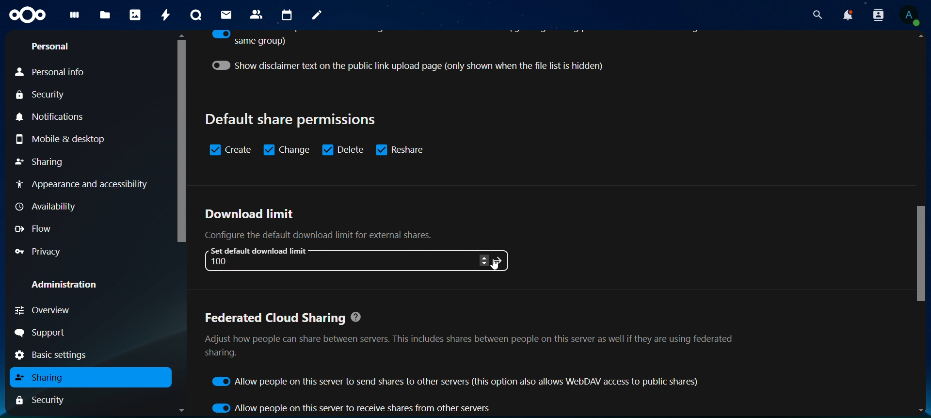 Image resolution: width=931 pixels, height=418 pixels. Describe the element at coordinates (41, 250) in the screenshot. I see `privacy` at that location.